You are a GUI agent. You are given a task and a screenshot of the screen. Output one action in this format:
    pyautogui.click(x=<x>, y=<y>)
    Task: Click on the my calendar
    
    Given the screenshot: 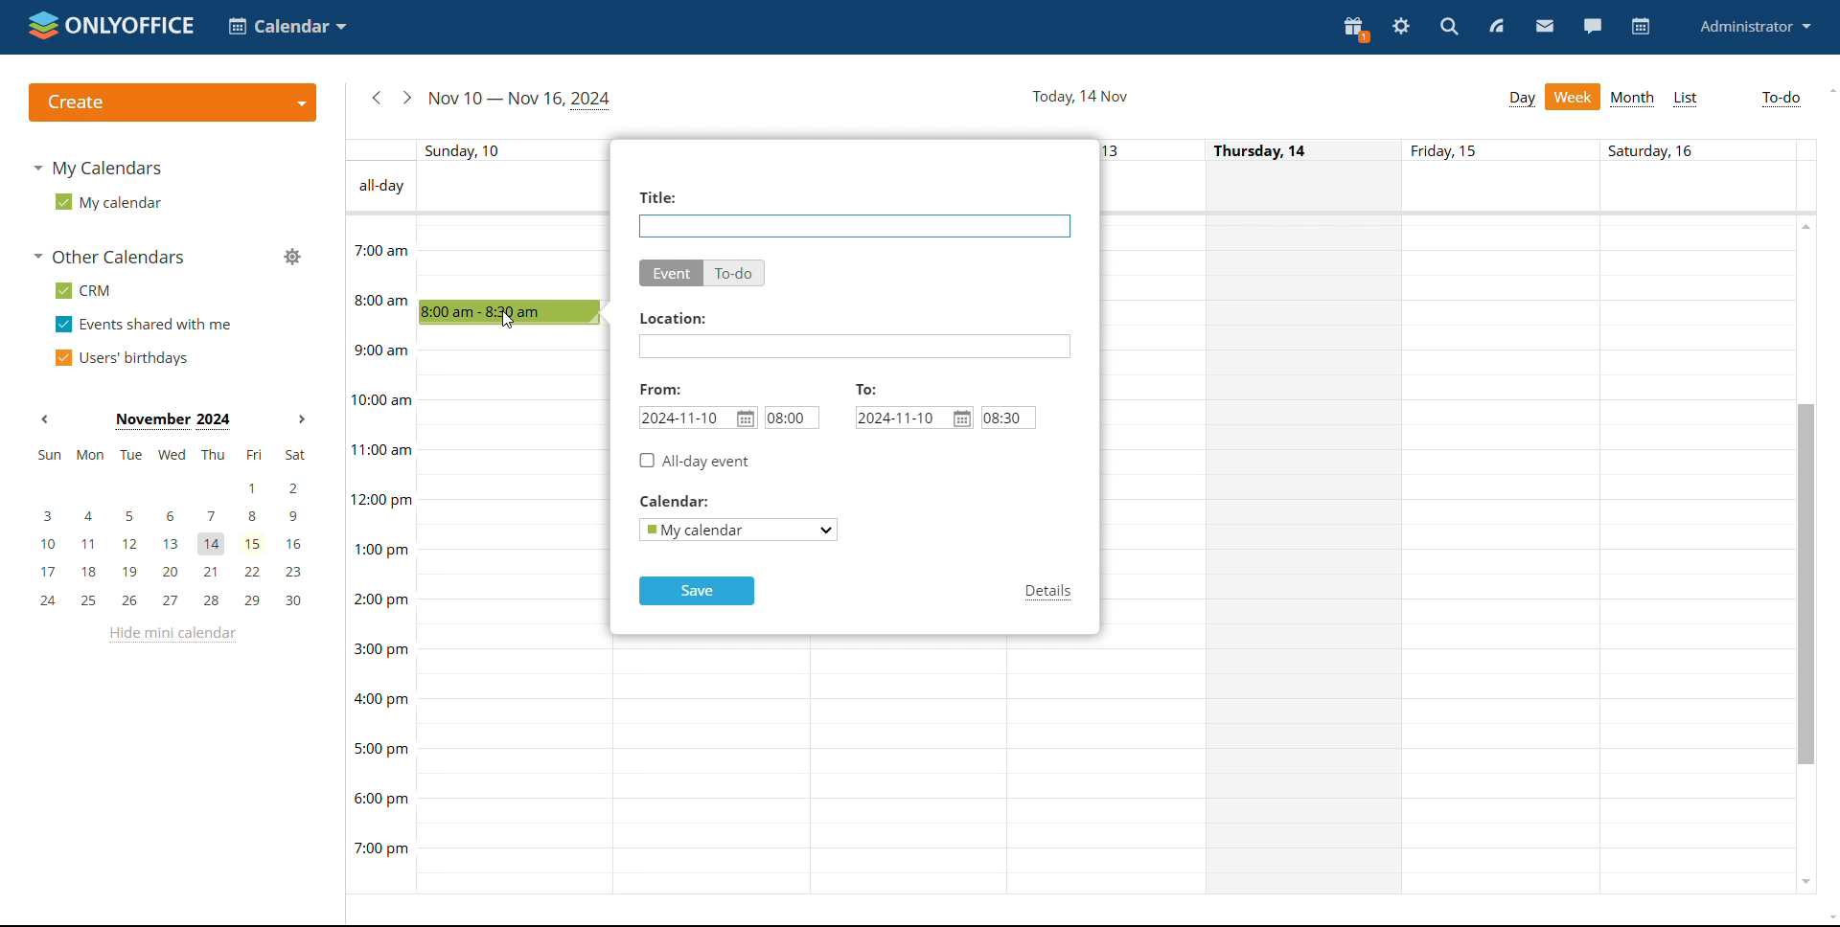 What is the action you would take?
    pyautogui.click(x=105, y=202)
    